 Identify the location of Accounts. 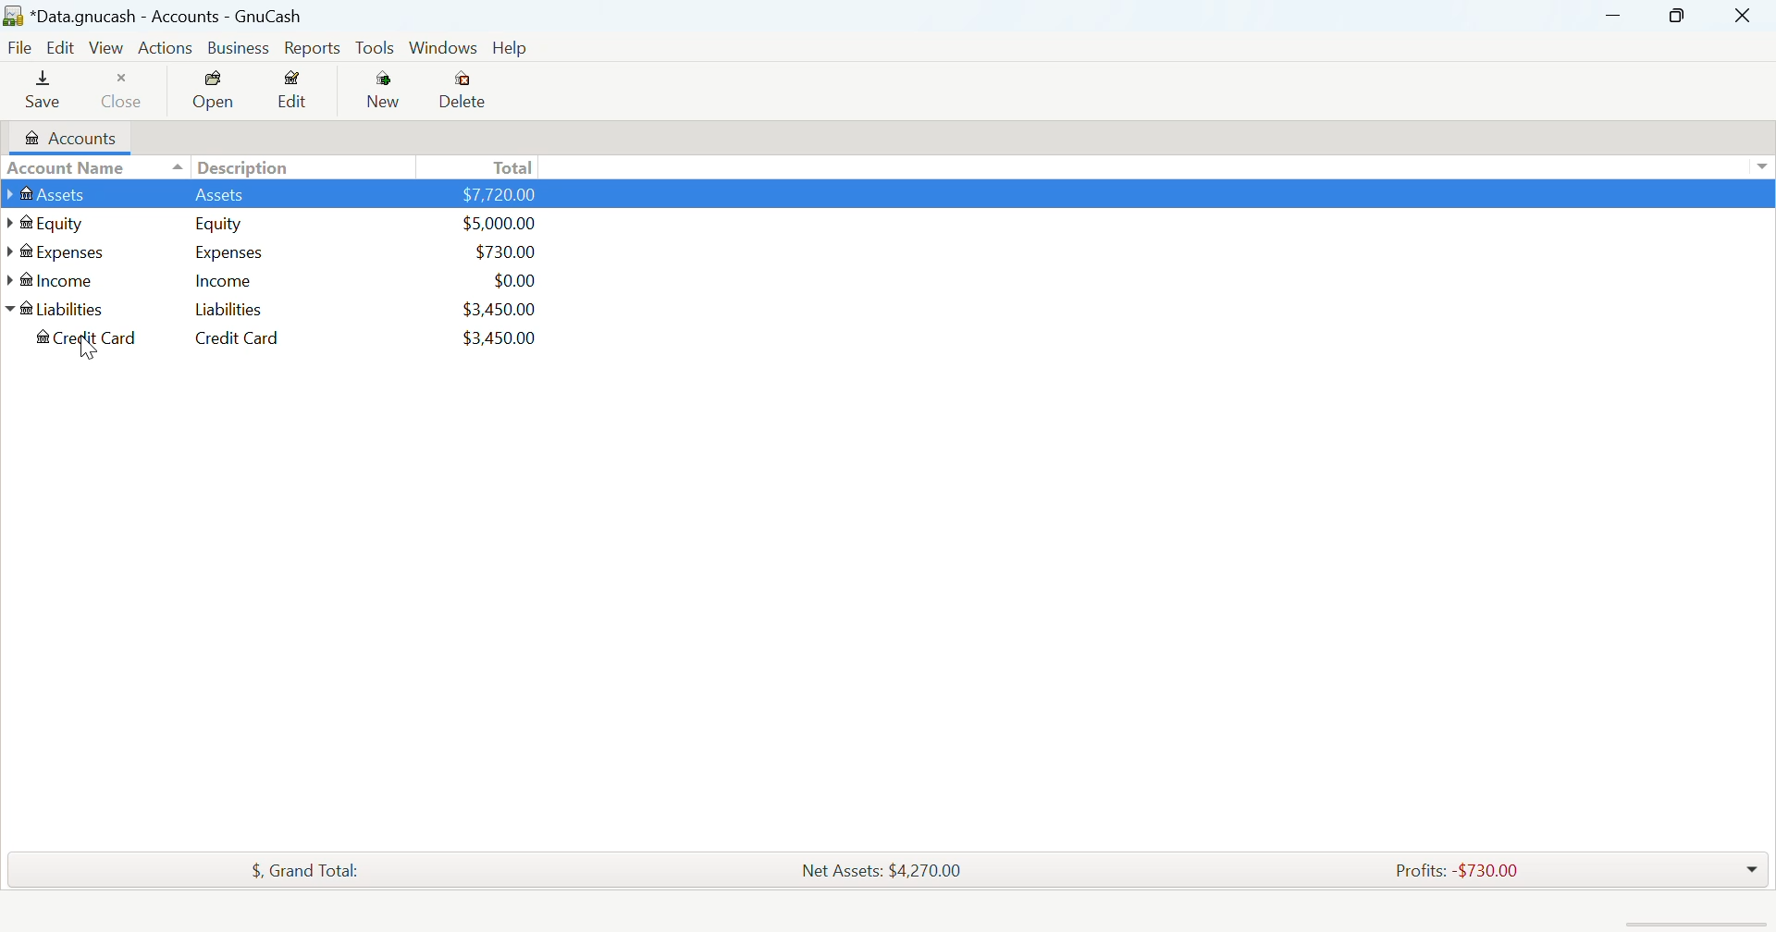
(68, 137).